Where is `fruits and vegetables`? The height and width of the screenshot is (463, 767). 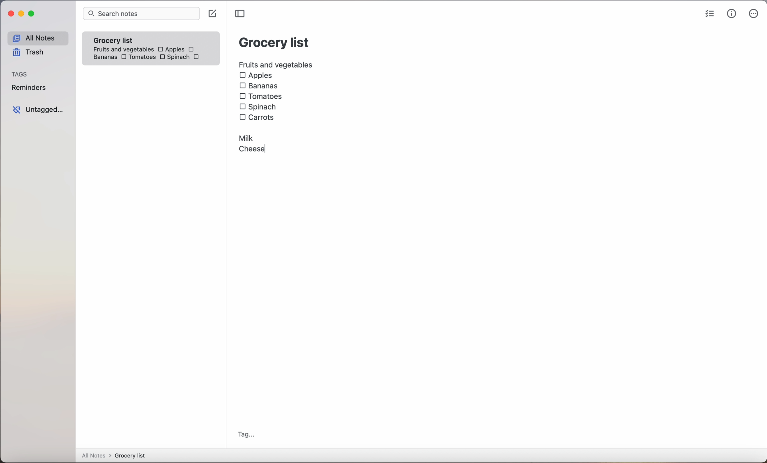 fruits and vegetables is located at coordinates (276, 64).